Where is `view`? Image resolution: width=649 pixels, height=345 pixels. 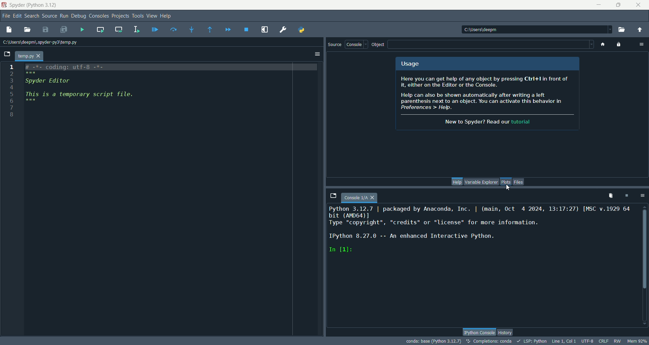
view is located at coordinates (152, 16).